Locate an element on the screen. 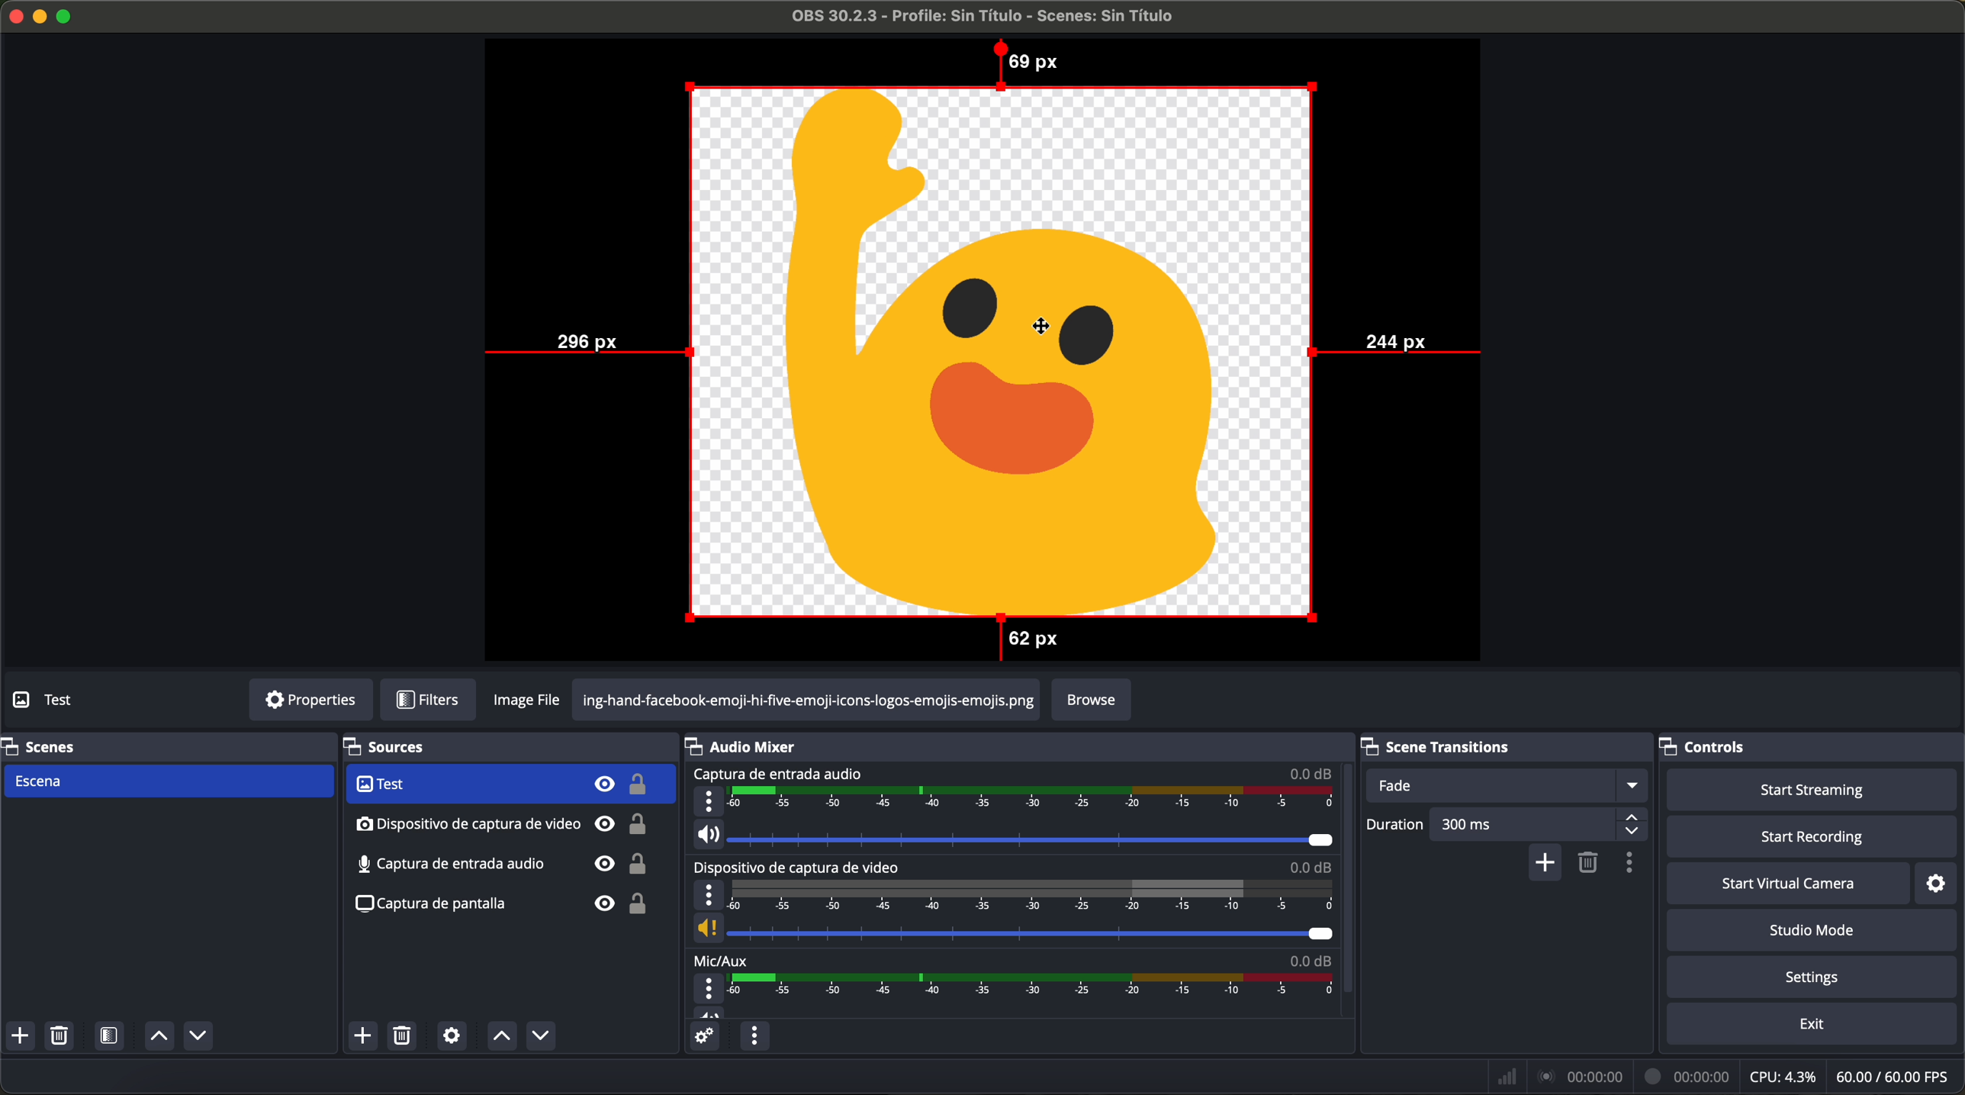 This screenshot has height=1095, width=1965. studio mode is located at coordinates (1812, 931).